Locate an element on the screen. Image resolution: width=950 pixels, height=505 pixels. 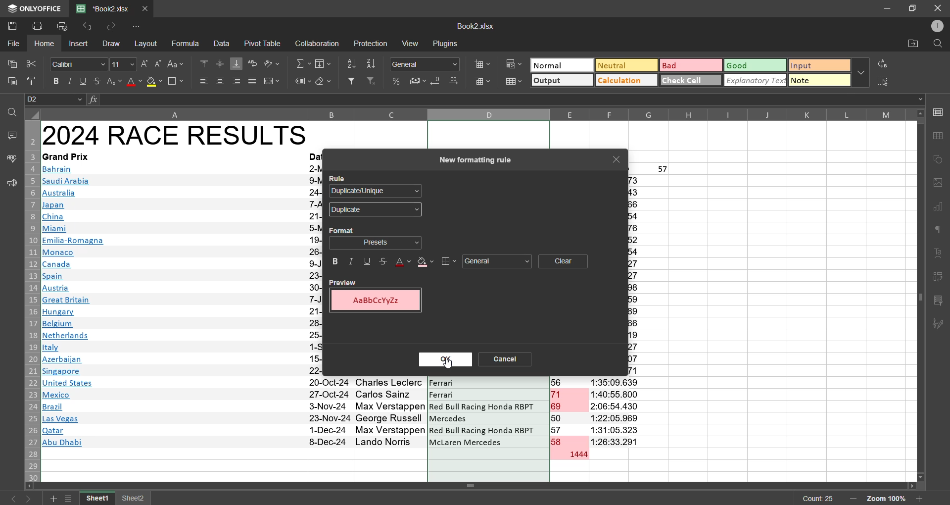
font style is located at coordinates (79, 64).